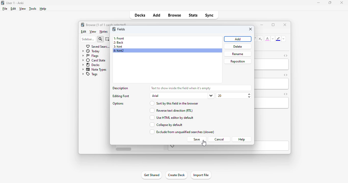 This screenshot has width=348, height=183. I want to click on file, so click(5, 9).